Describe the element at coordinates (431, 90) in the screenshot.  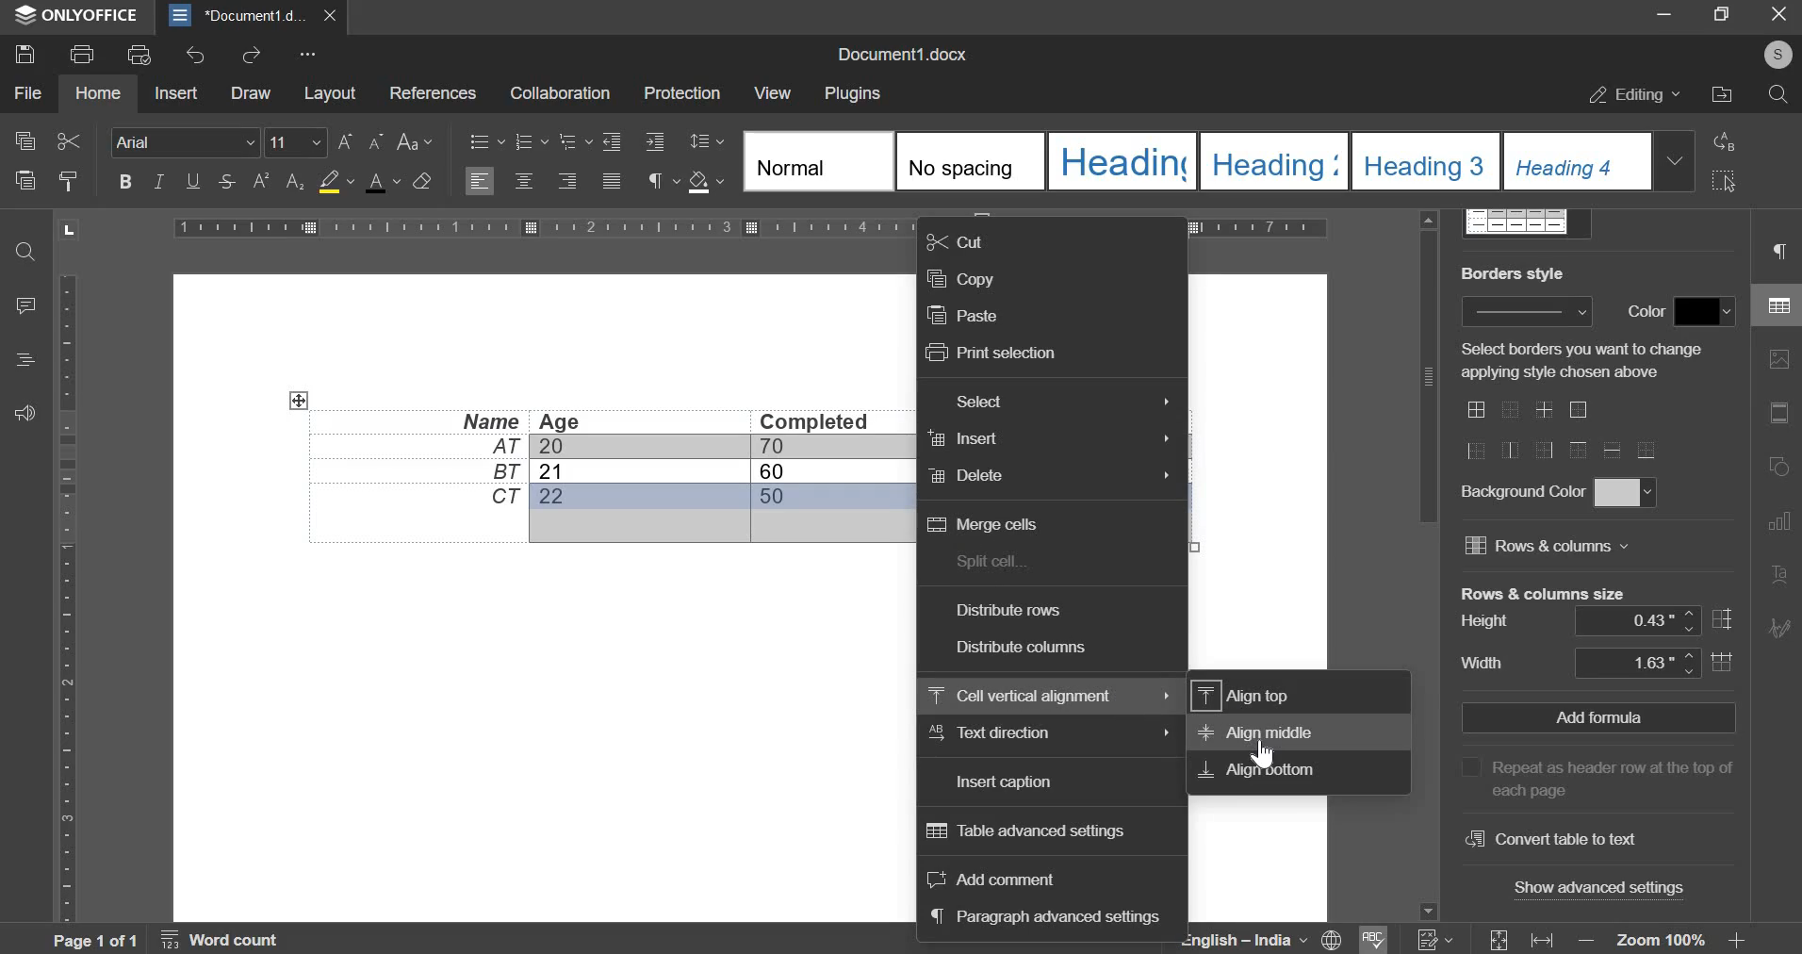
I see `references` at that location.